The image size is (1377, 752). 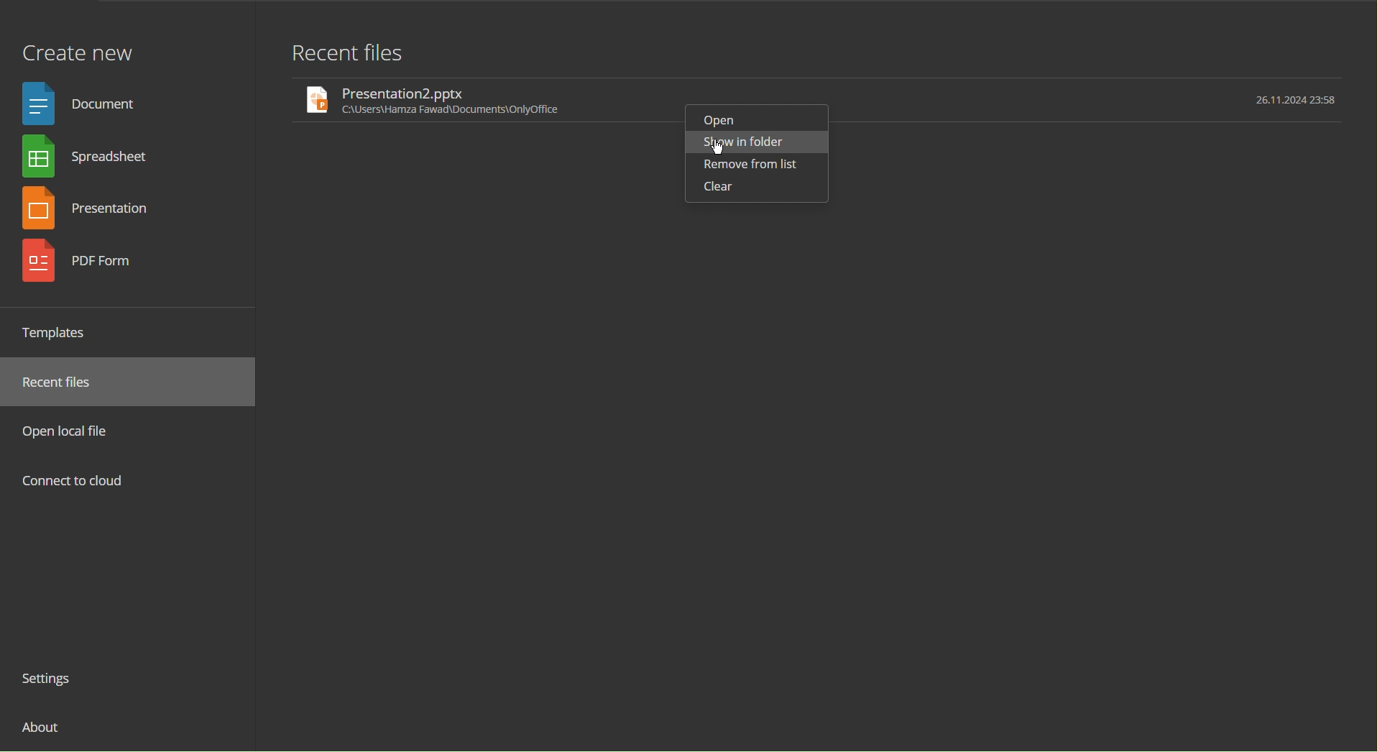 What do you see at coordinates (43, 733) in the screenshot?
I see `About` at bounding box center [43, 733].